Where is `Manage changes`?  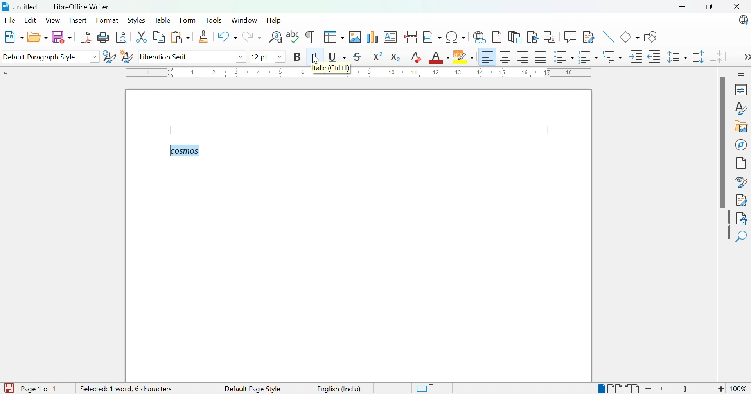
Manage changes is located at coordinates (742, 201).